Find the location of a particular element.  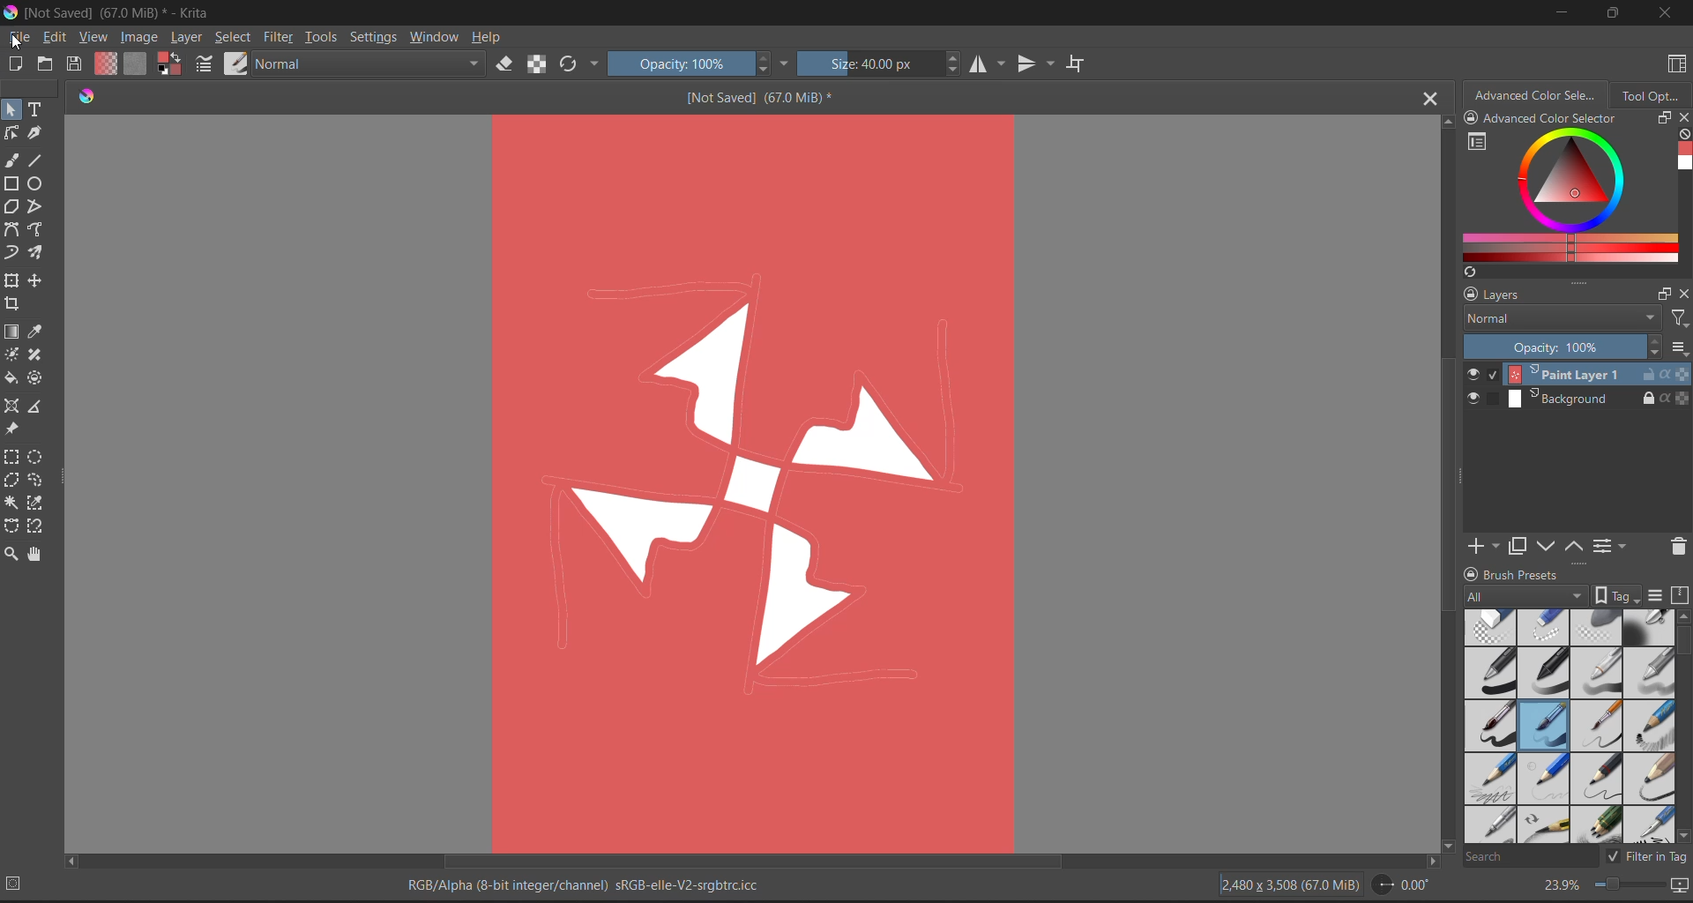

tools is located at coordinates (37, 184).